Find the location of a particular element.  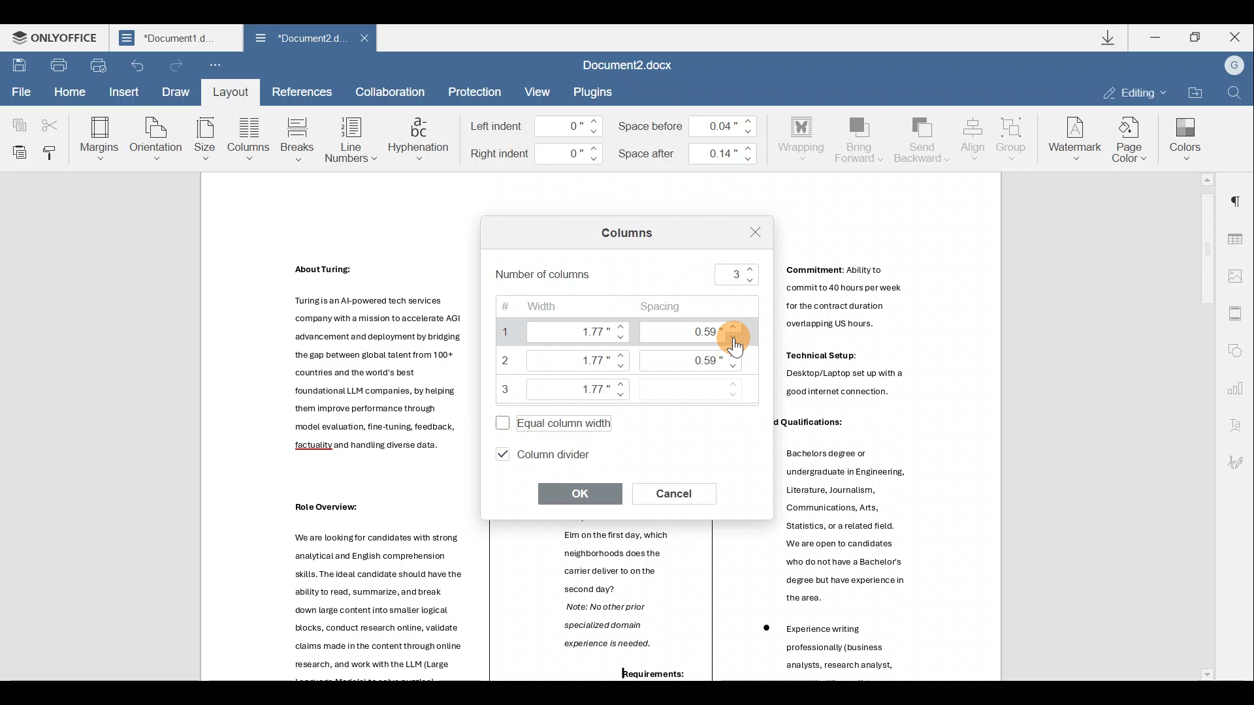

Wrapping is located at coordinates (804, 136).